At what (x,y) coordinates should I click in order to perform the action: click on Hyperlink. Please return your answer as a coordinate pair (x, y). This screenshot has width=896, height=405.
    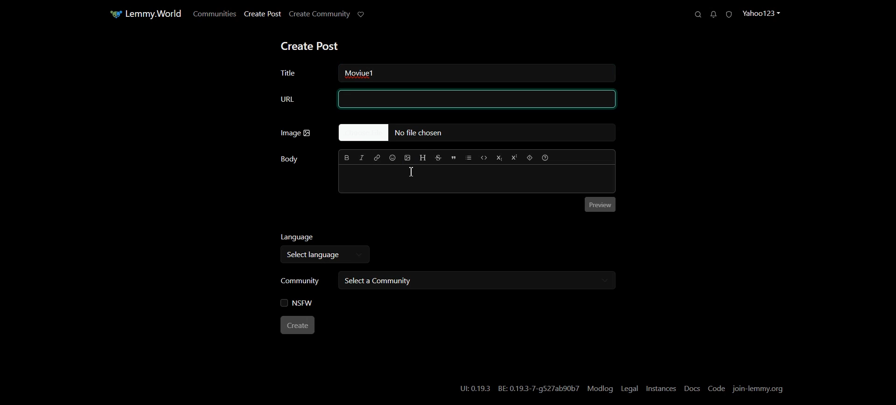
    Looking at the image, I should click on (378, 158).